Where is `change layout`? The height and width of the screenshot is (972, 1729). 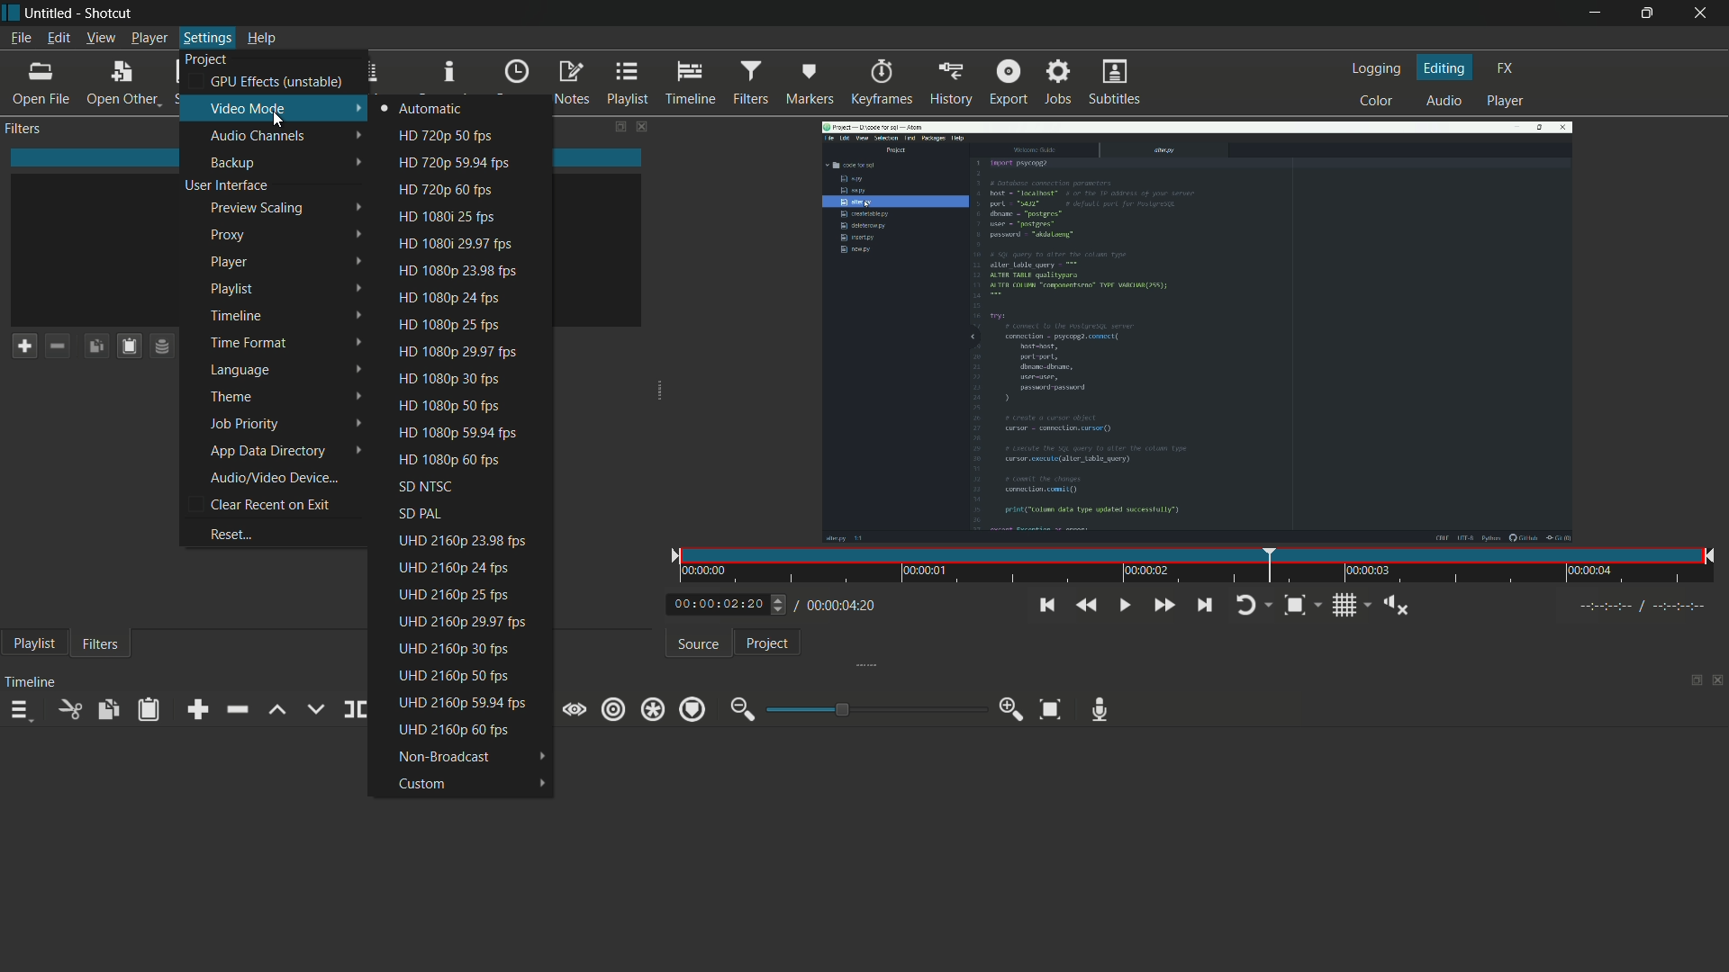
change layout is located at coordinates (1688, 681).